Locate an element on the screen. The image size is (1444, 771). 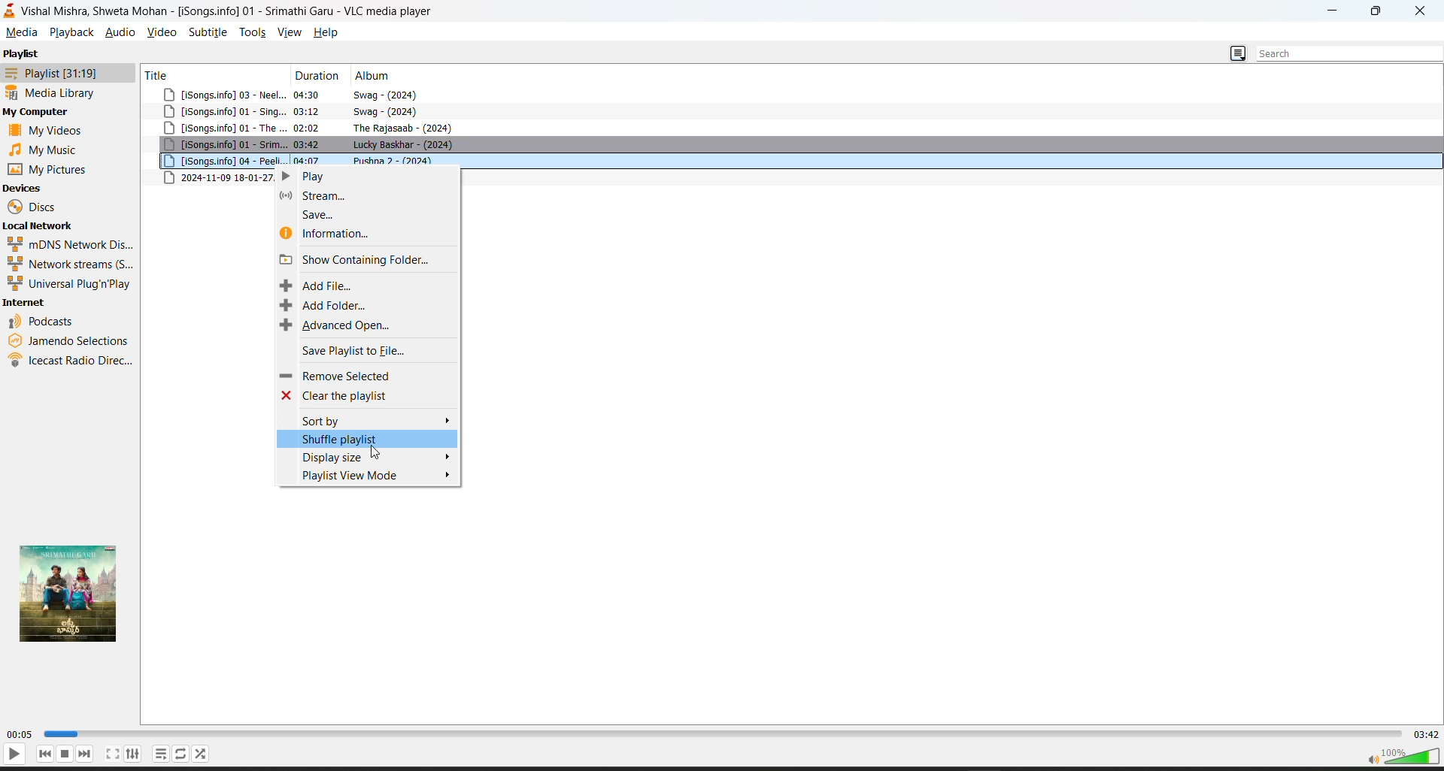
vlc media player logo is located at coordinates (9, 10).